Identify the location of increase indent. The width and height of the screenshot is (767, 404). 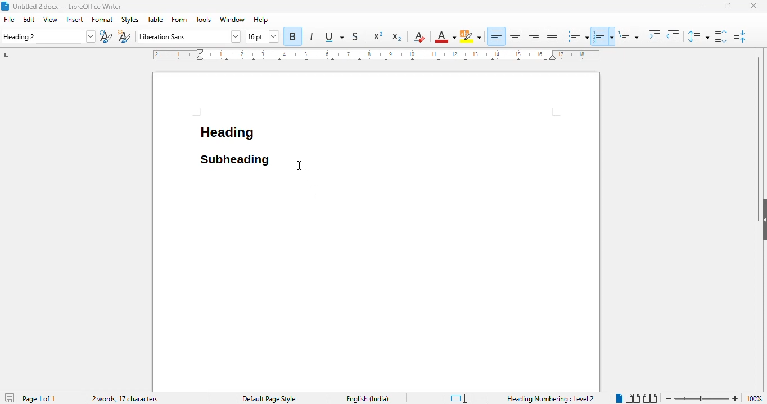
(655, 36).